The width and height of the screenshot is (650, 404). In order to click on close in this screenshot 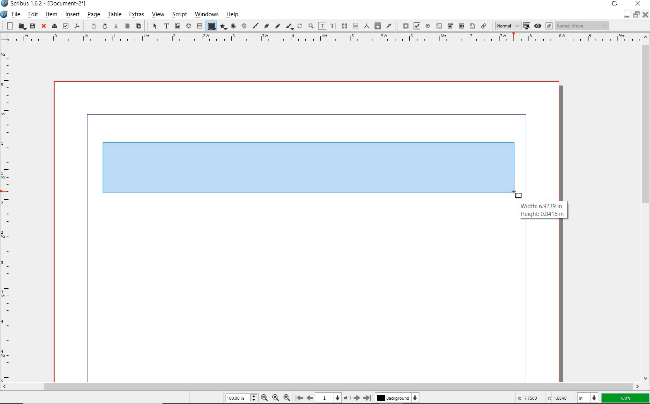, I will do `click(44, 26)`.